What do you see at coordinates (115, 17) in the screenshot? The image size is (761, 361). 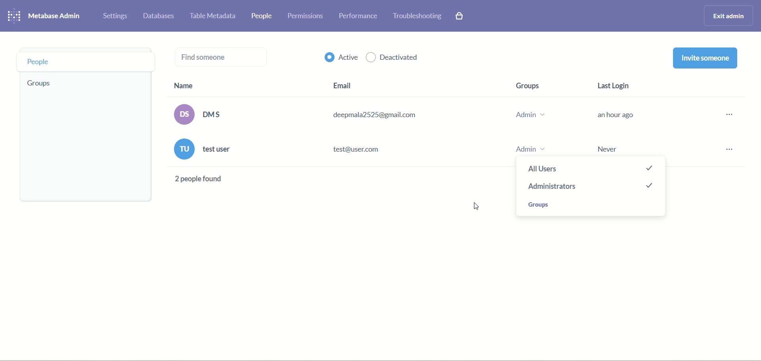 I see `settings` at bounding box center [115, 17].